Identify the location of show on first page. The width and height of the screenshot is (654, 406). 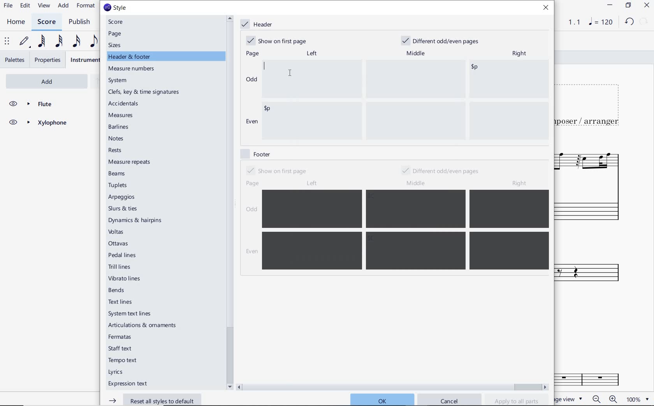
(276, 170).